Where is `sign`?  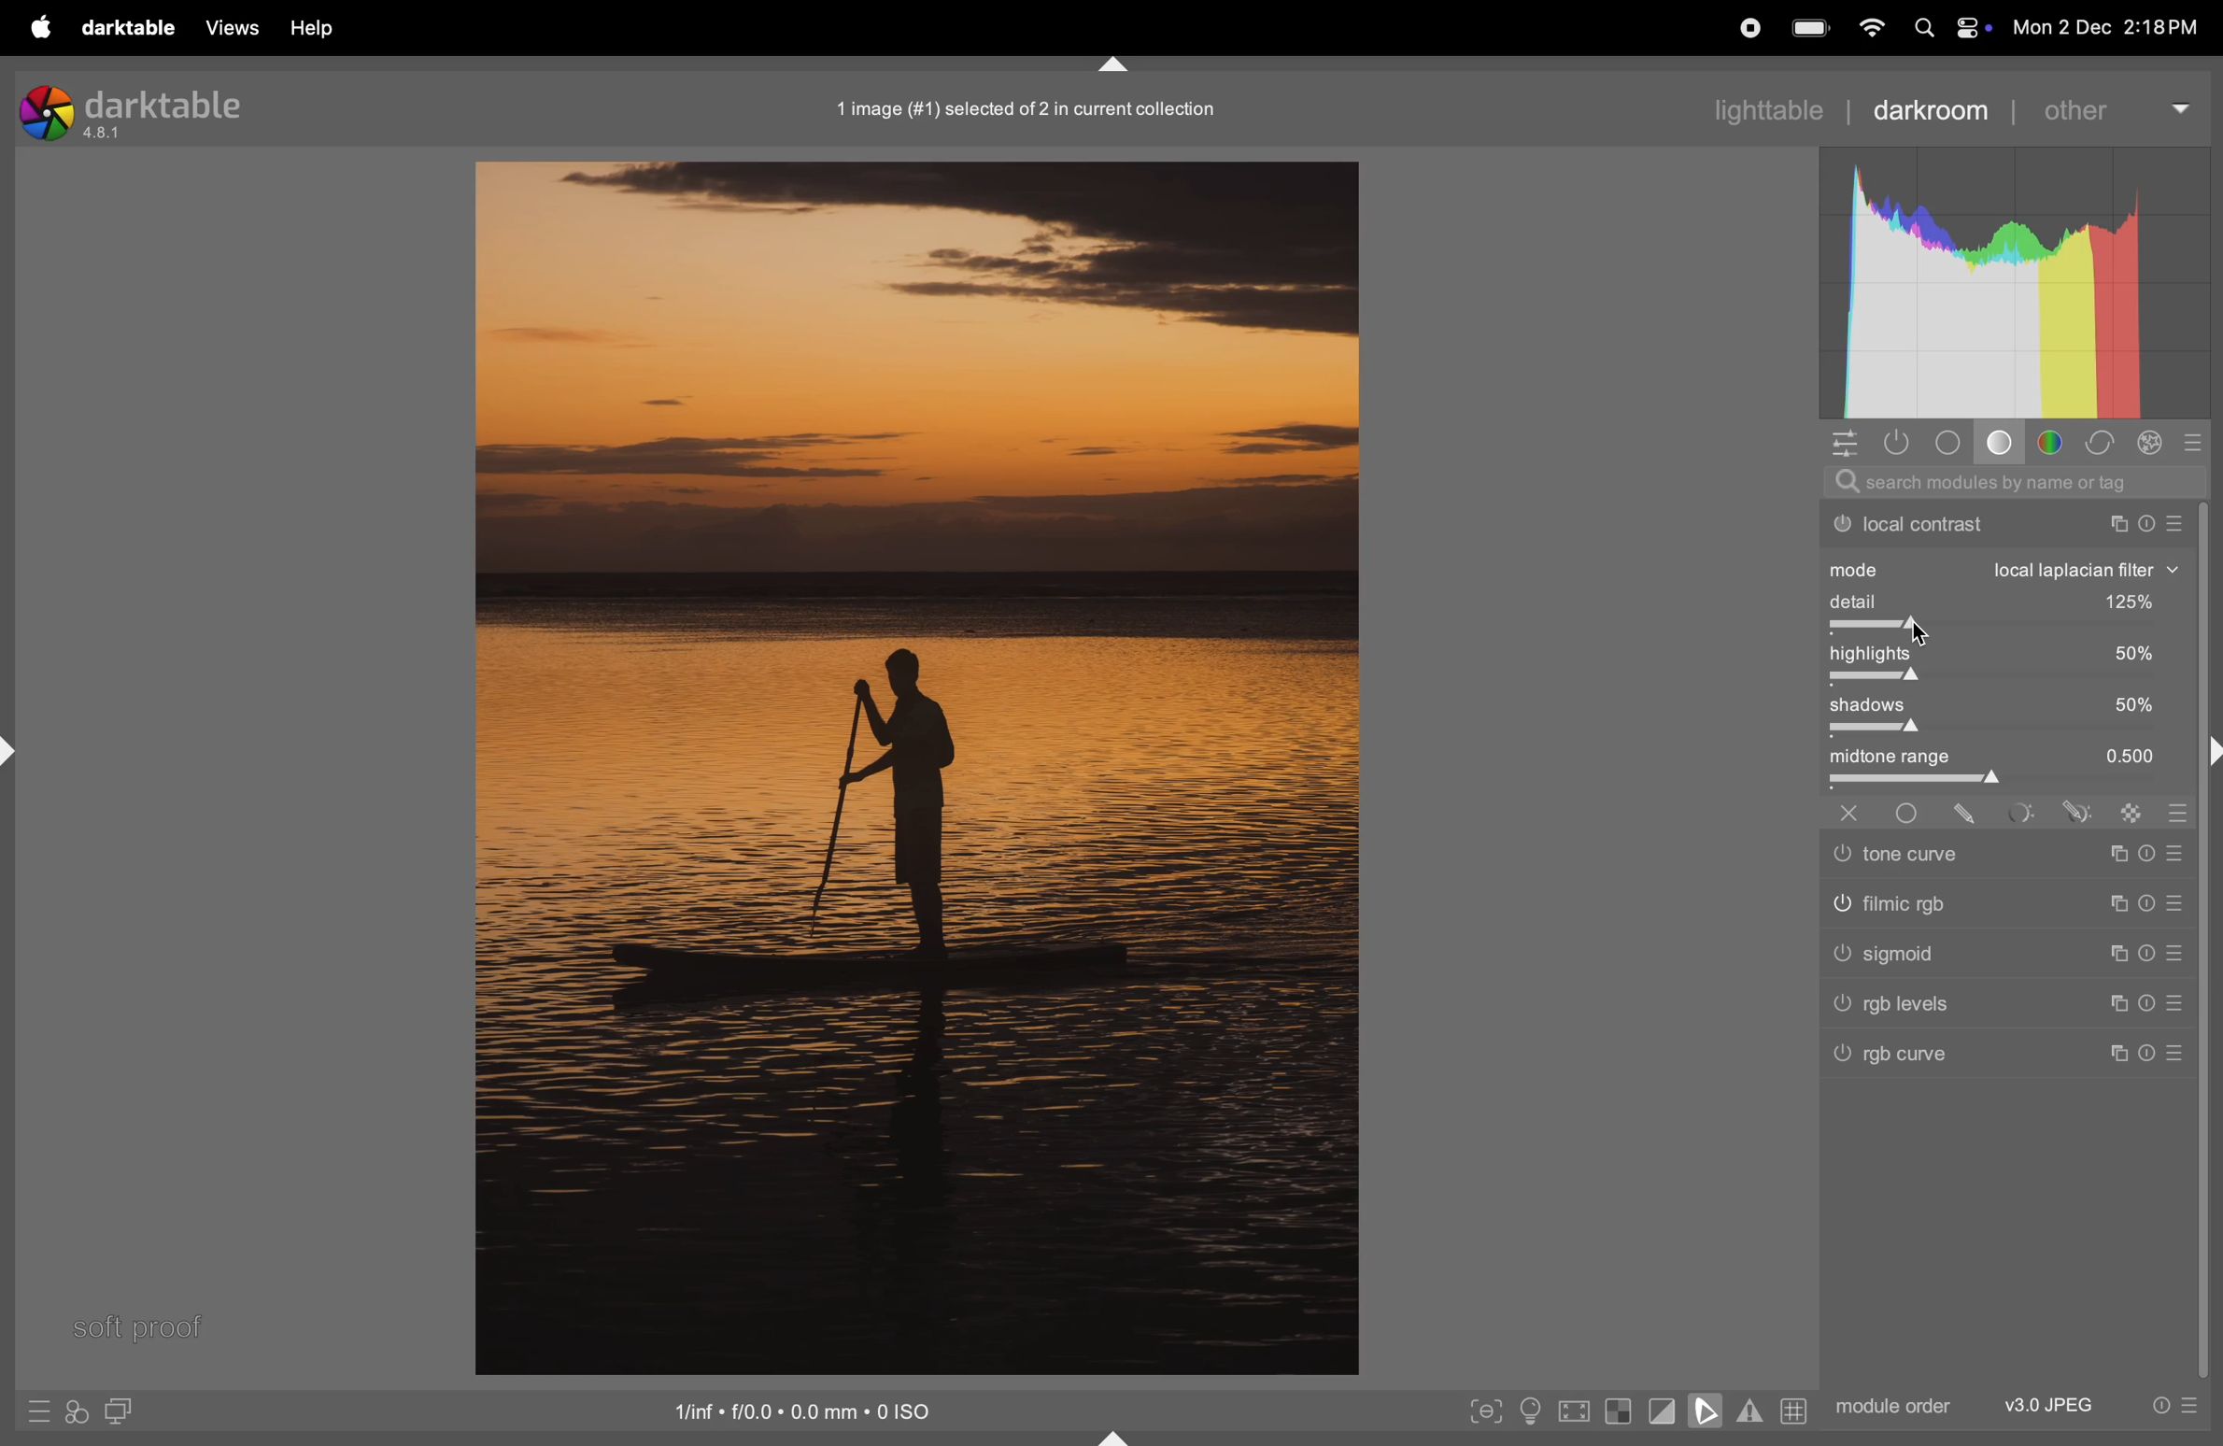
sign is located at coordinates (2177, 908).